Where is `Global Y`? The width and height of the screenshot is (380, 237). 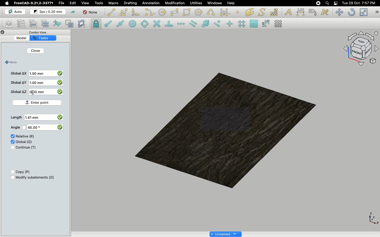 Global Y is located at coordinates (19, 82).